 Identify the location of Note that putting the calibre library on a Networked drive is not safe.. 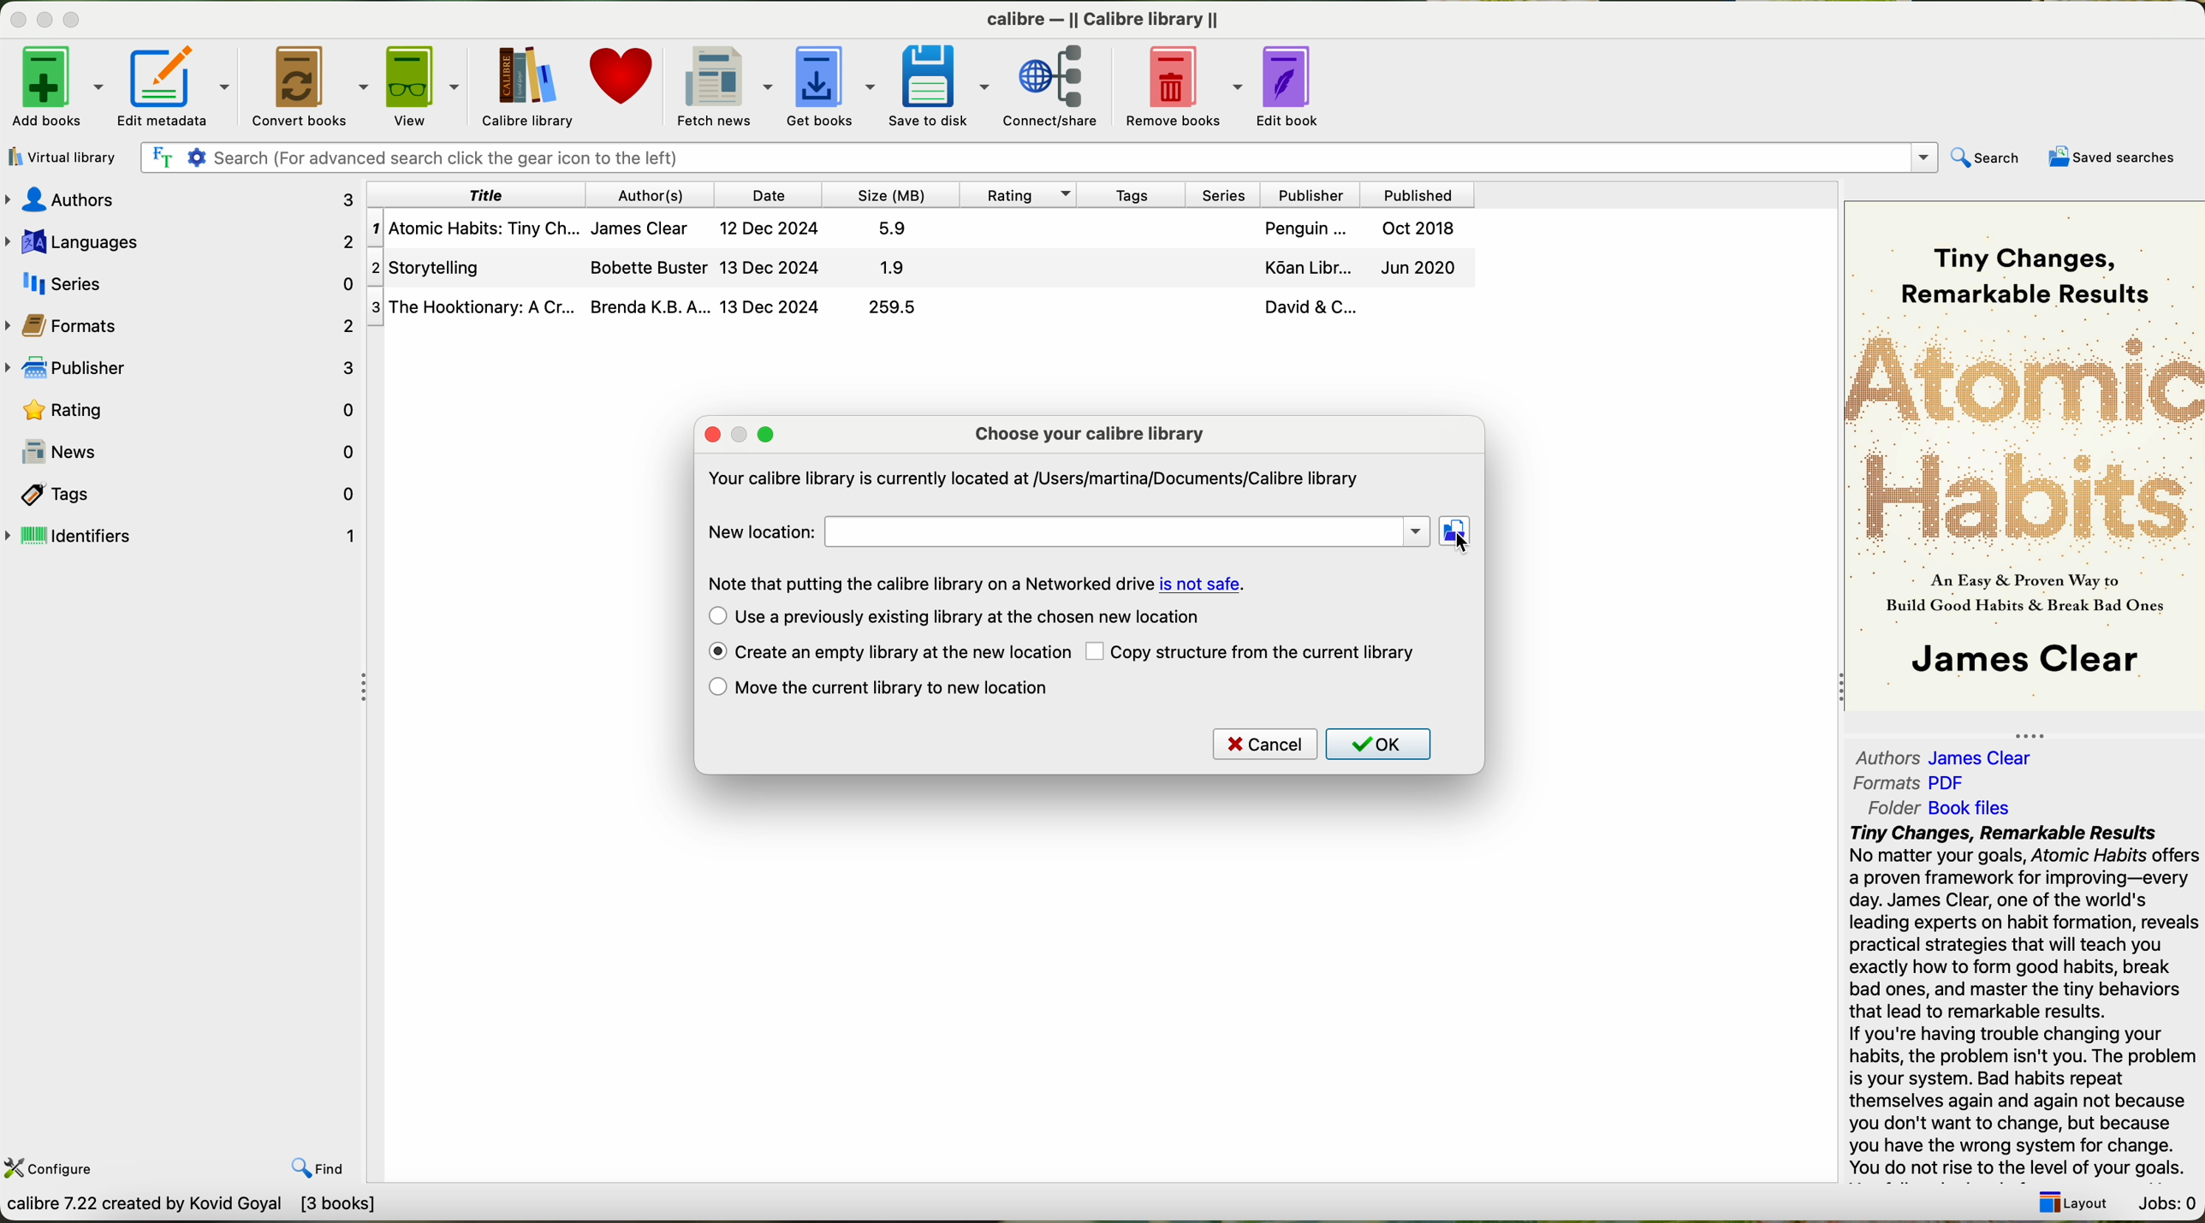
(978, 582).